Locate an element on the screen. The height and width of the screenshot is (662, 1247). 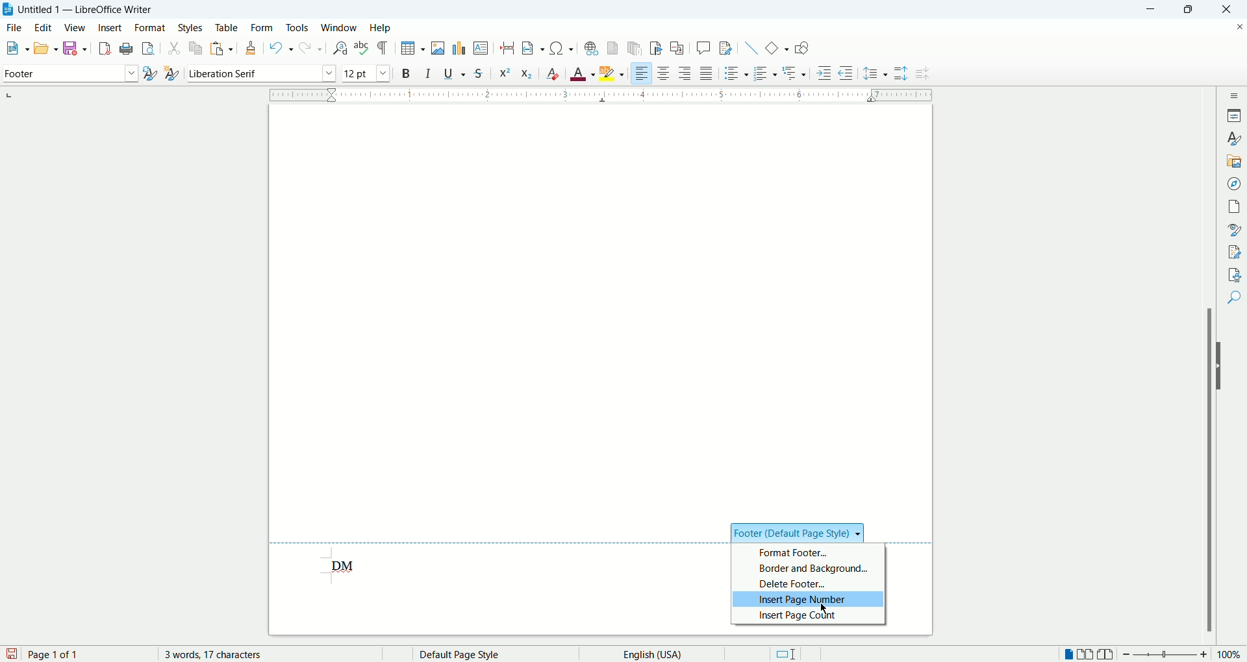
formatting marks is located at coordinates (385, 47).